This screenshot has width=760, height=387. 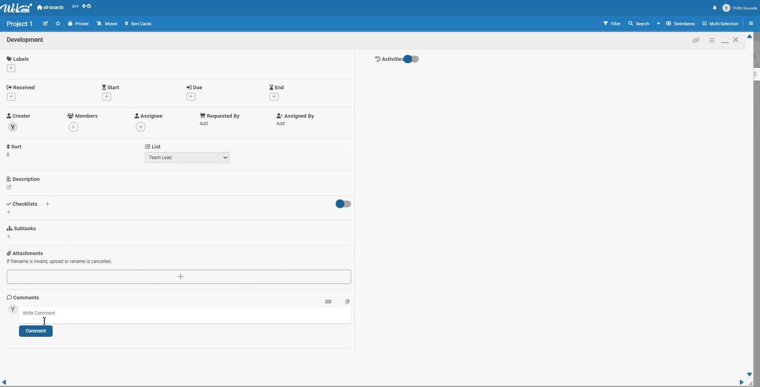 I want to click on Search, so click(x=639, y=23).